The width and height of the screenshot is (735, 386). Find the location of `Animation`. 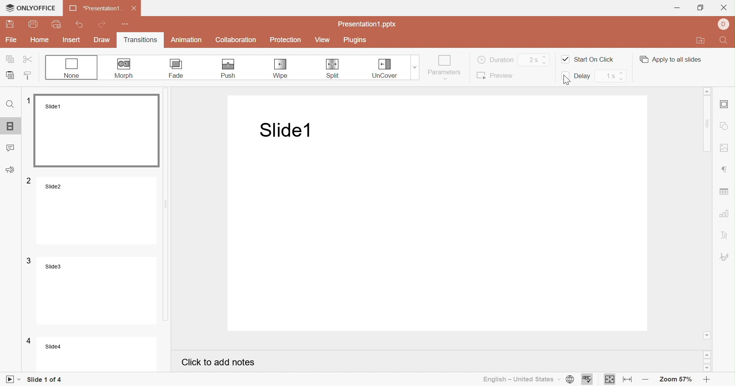

Animation is located at coordinates (186, 41).